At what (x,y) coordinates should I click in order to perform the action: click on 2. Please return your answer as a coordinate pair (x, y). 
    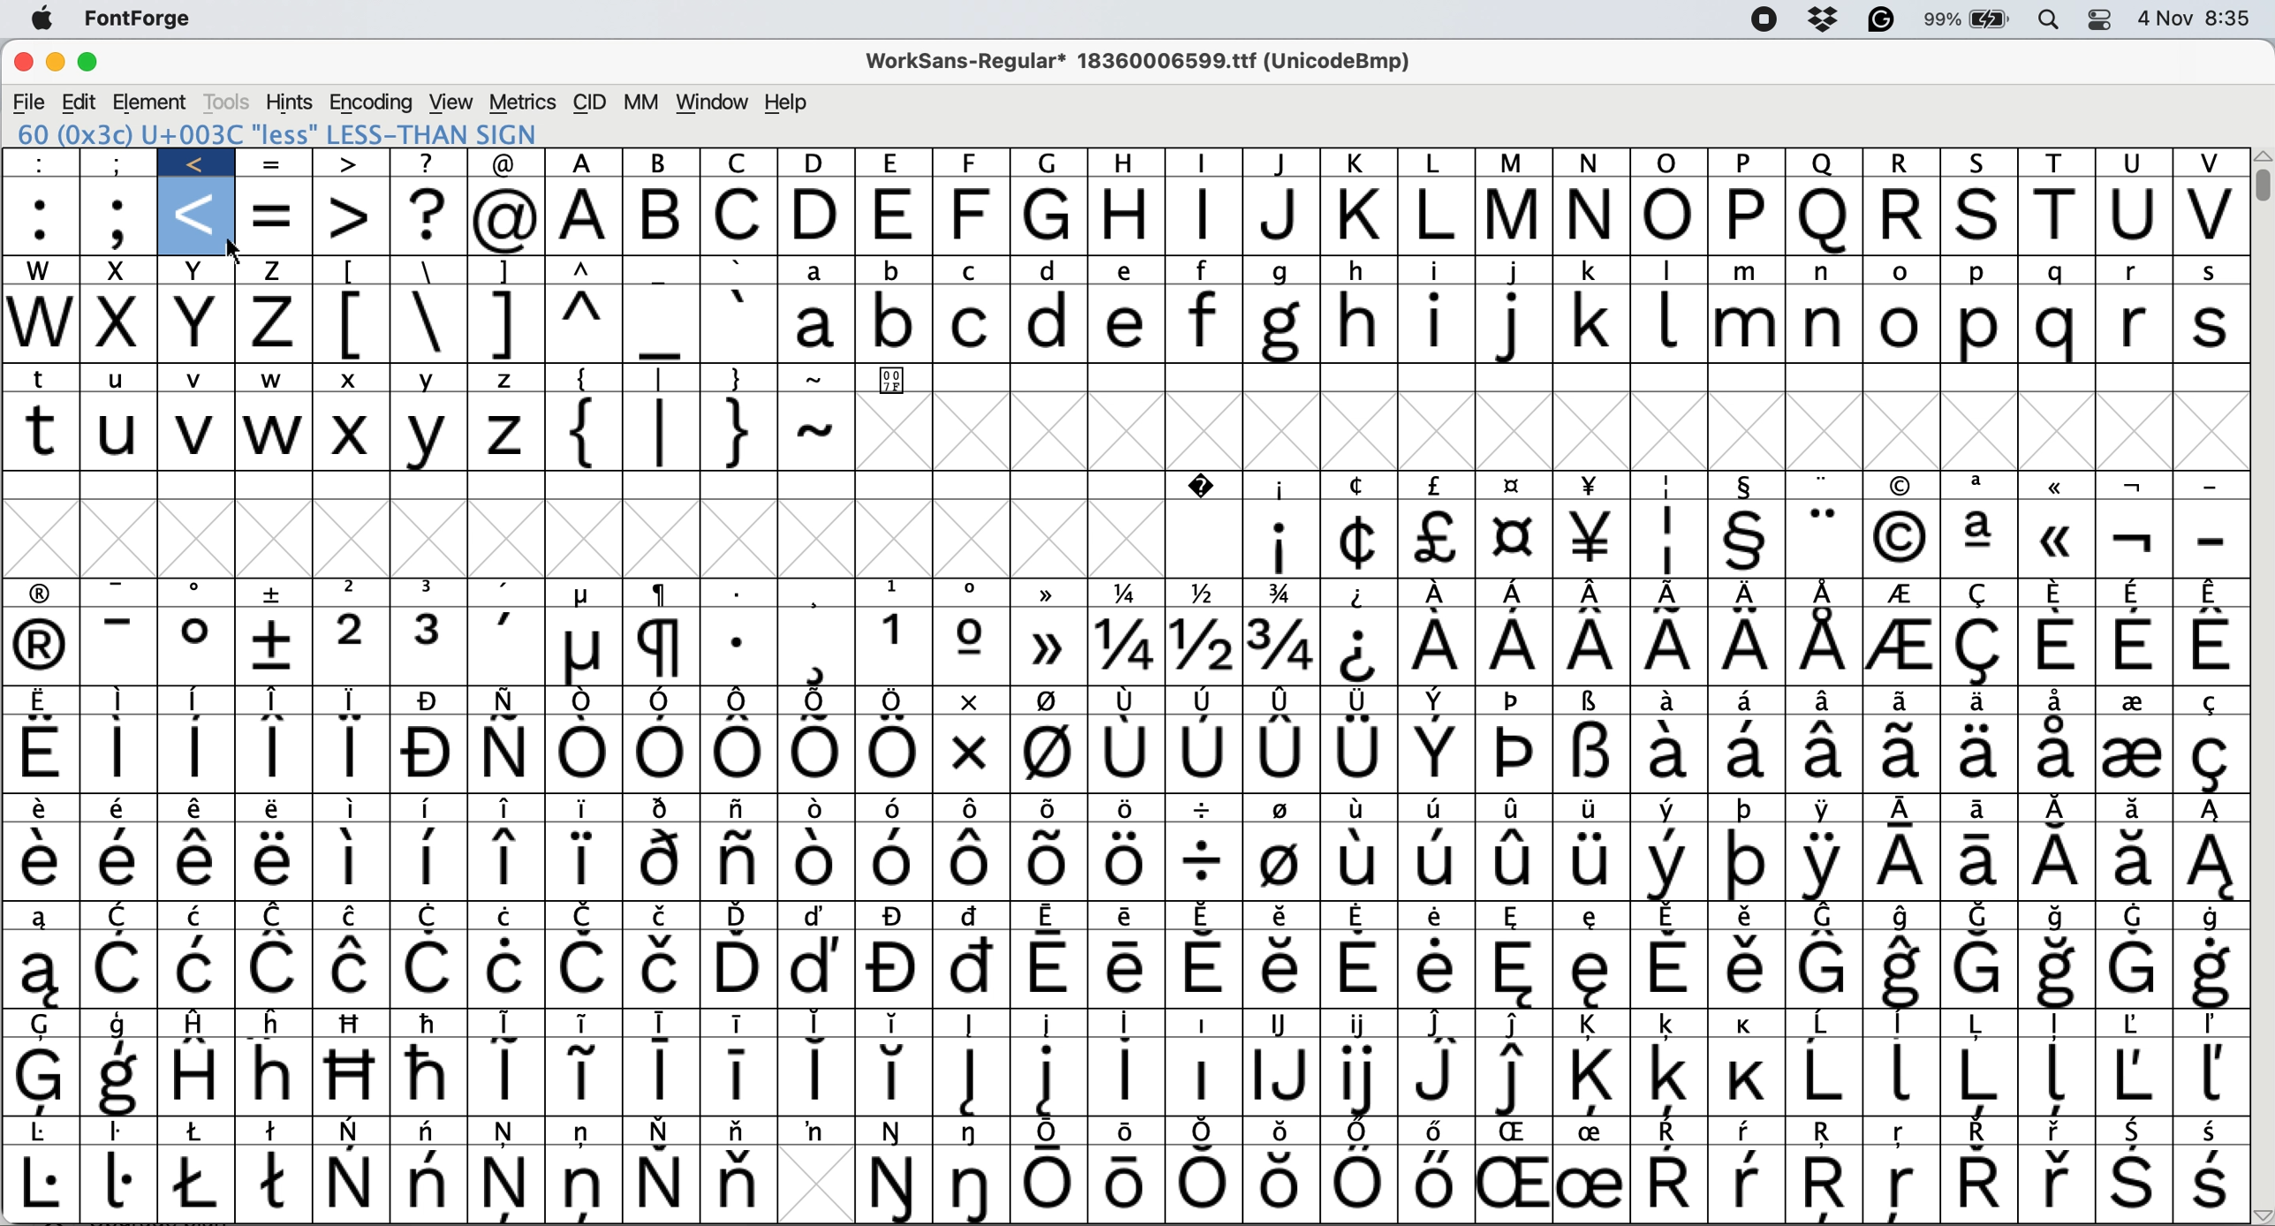
    Looking at the image, I should click on (353, 647).